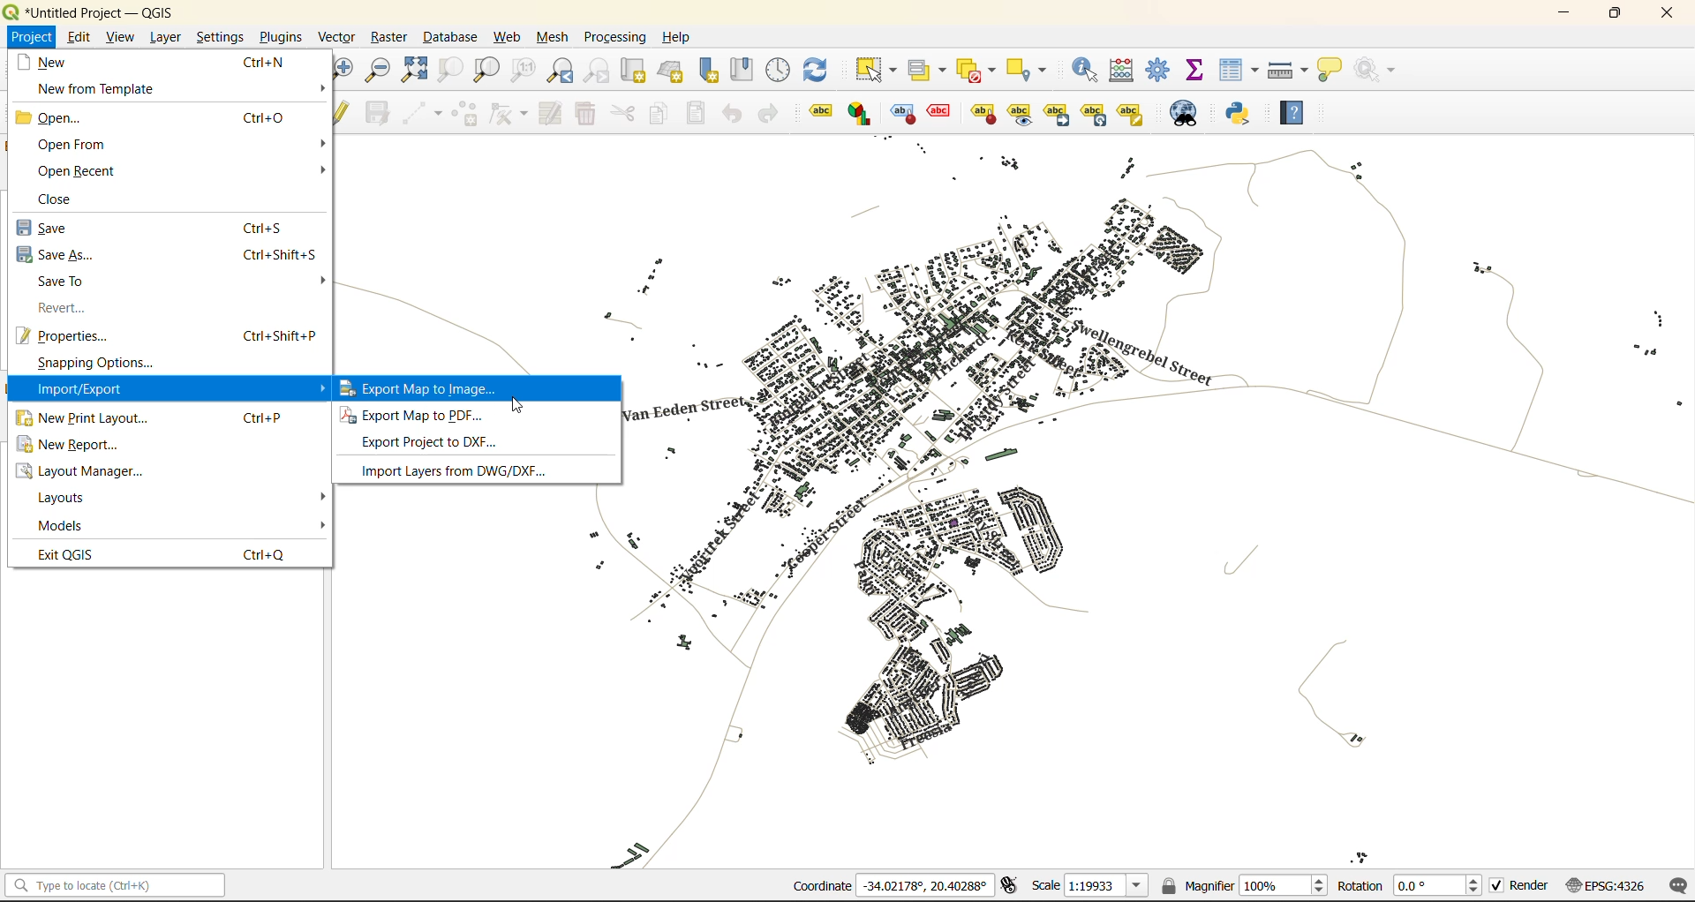 The width and height of the screenshot is (1695, 902). I want to click on zoom in, so click(344, 68).